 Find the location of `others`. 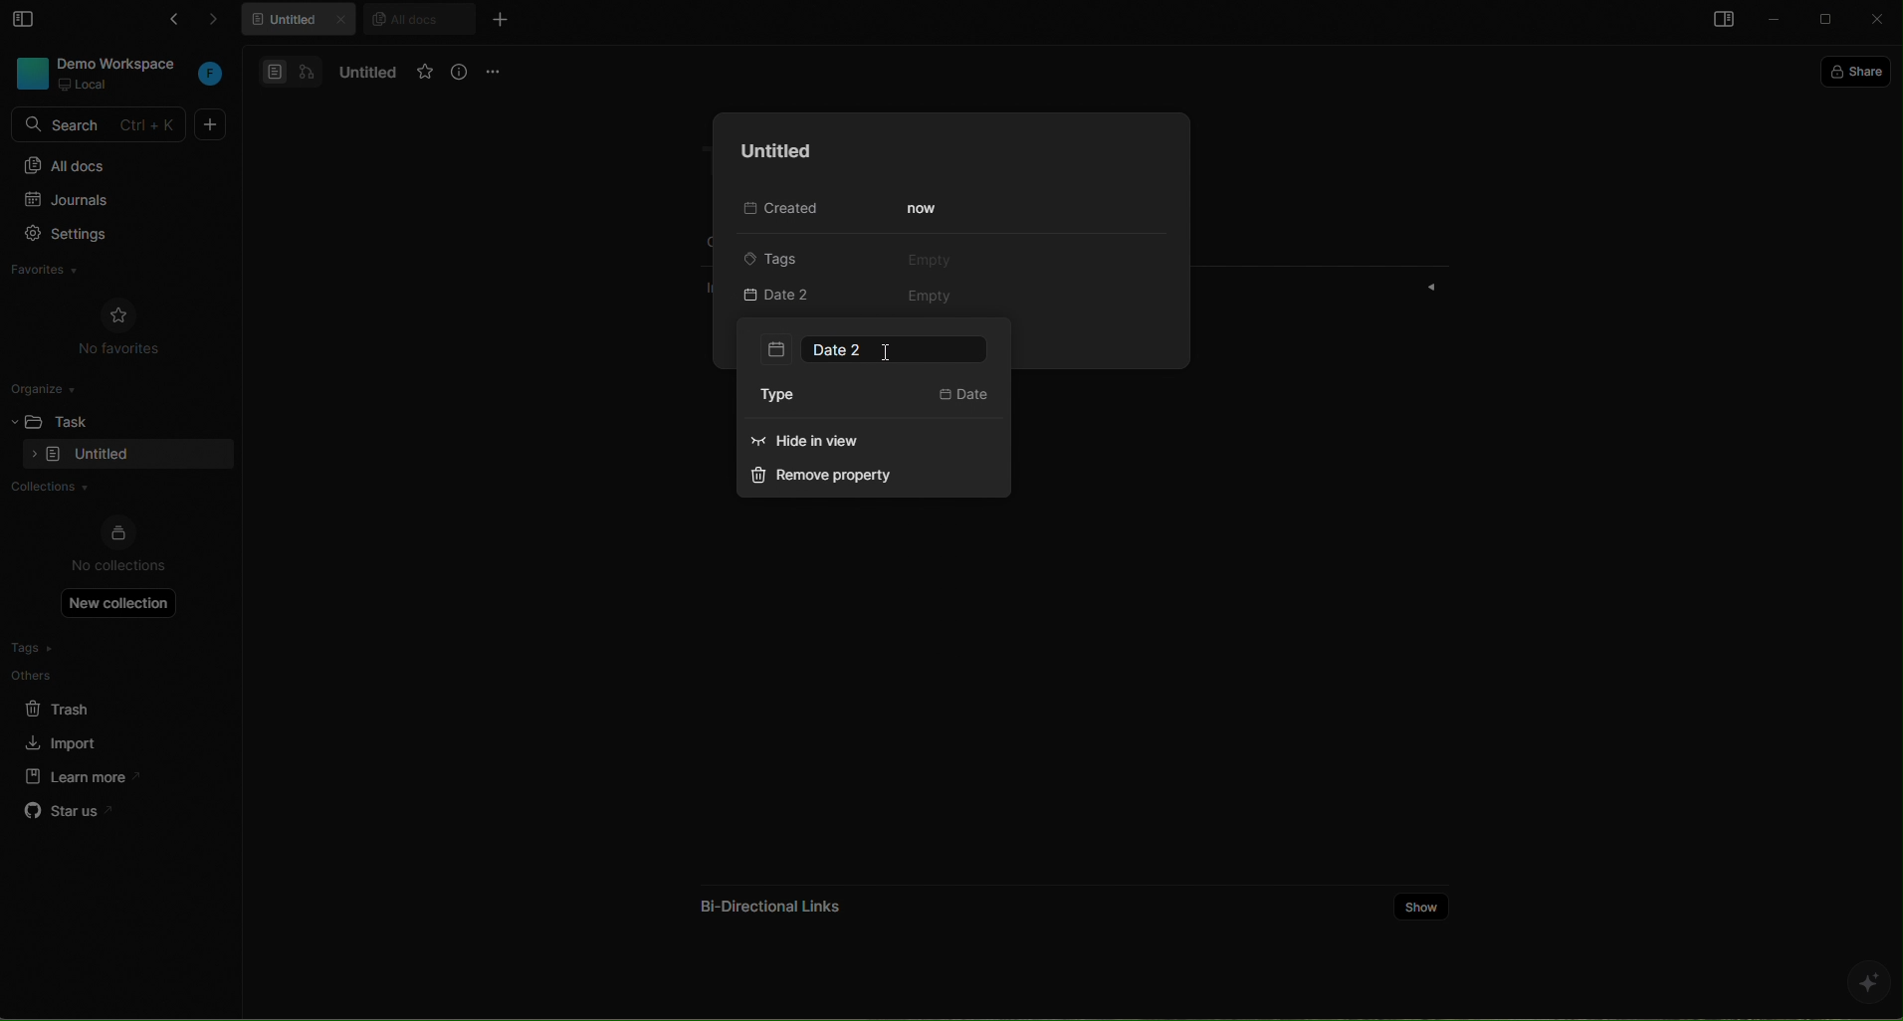

others is located at coordinates (75, 675).